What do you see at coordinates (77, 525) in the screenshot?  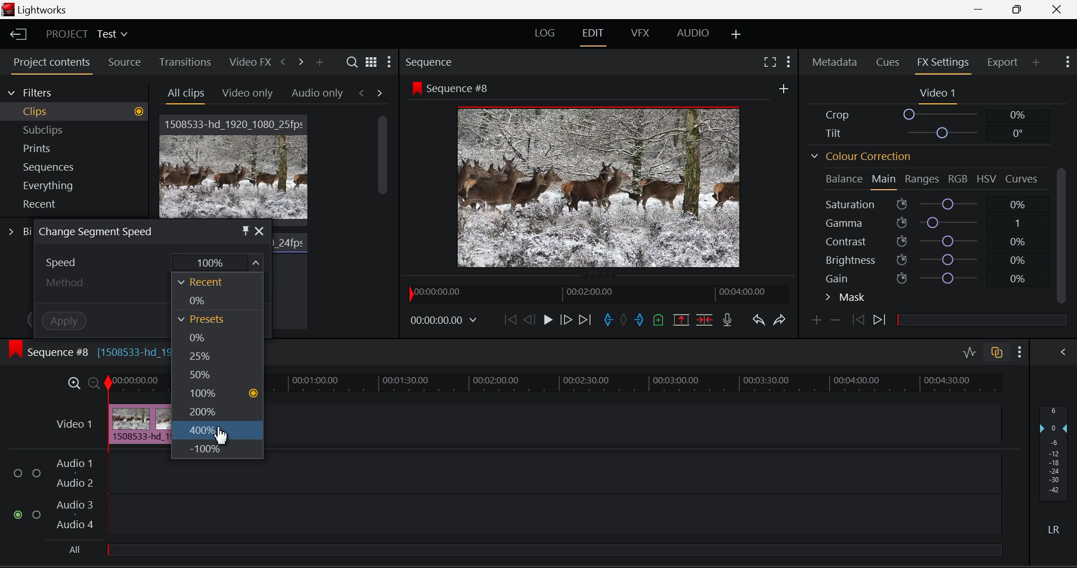 I see `Audio 4` at bounding box center [77, 525].